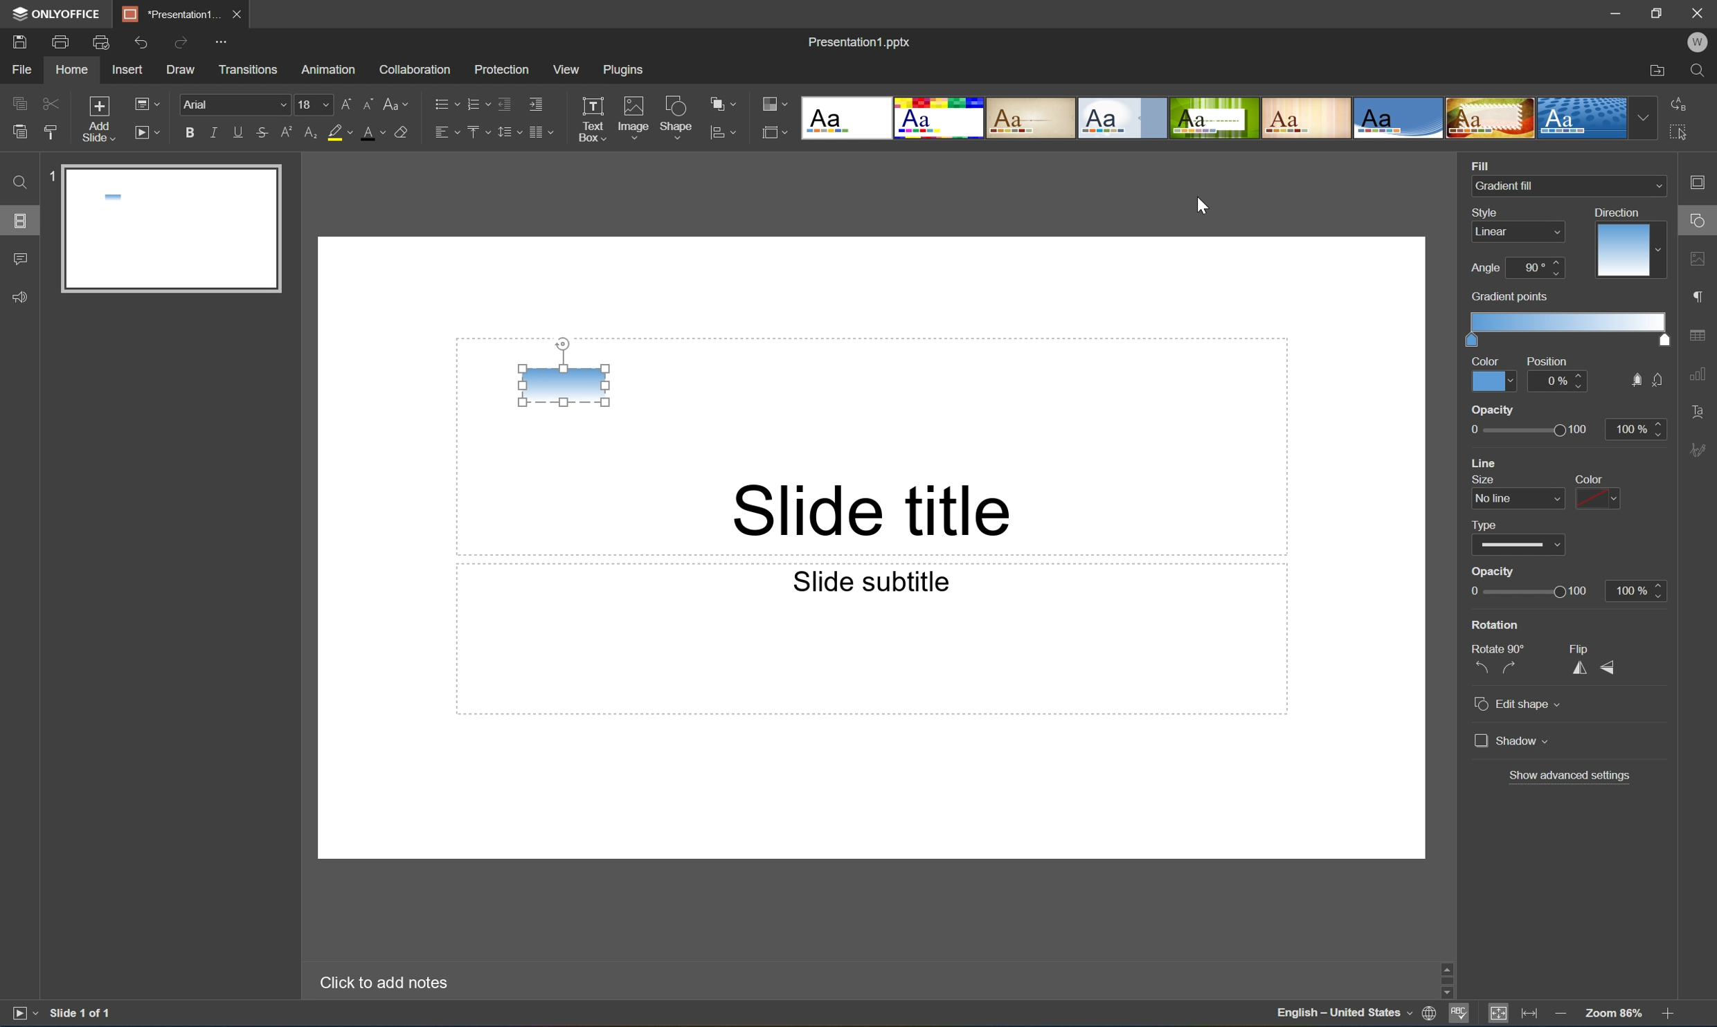 Image resolution: width=1717 pixels, height=1027 pixels. What do you see at coordinates (238, 129) in the screenshot?
I see `Underline` at bounding box center [238, 129].